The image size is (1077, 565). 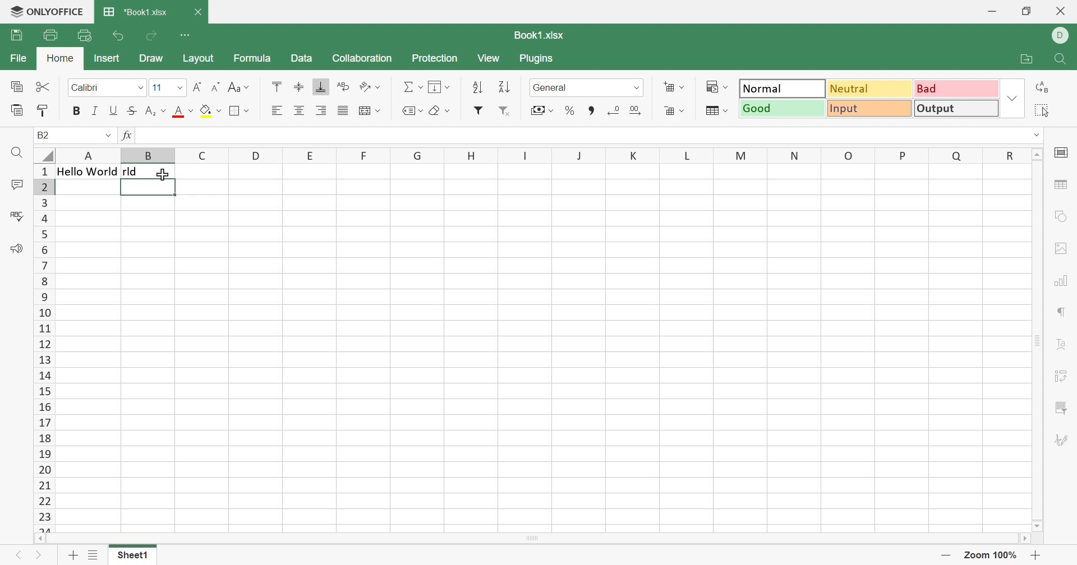 I want to click on Text Art settings, so click(x=1059, y=348).